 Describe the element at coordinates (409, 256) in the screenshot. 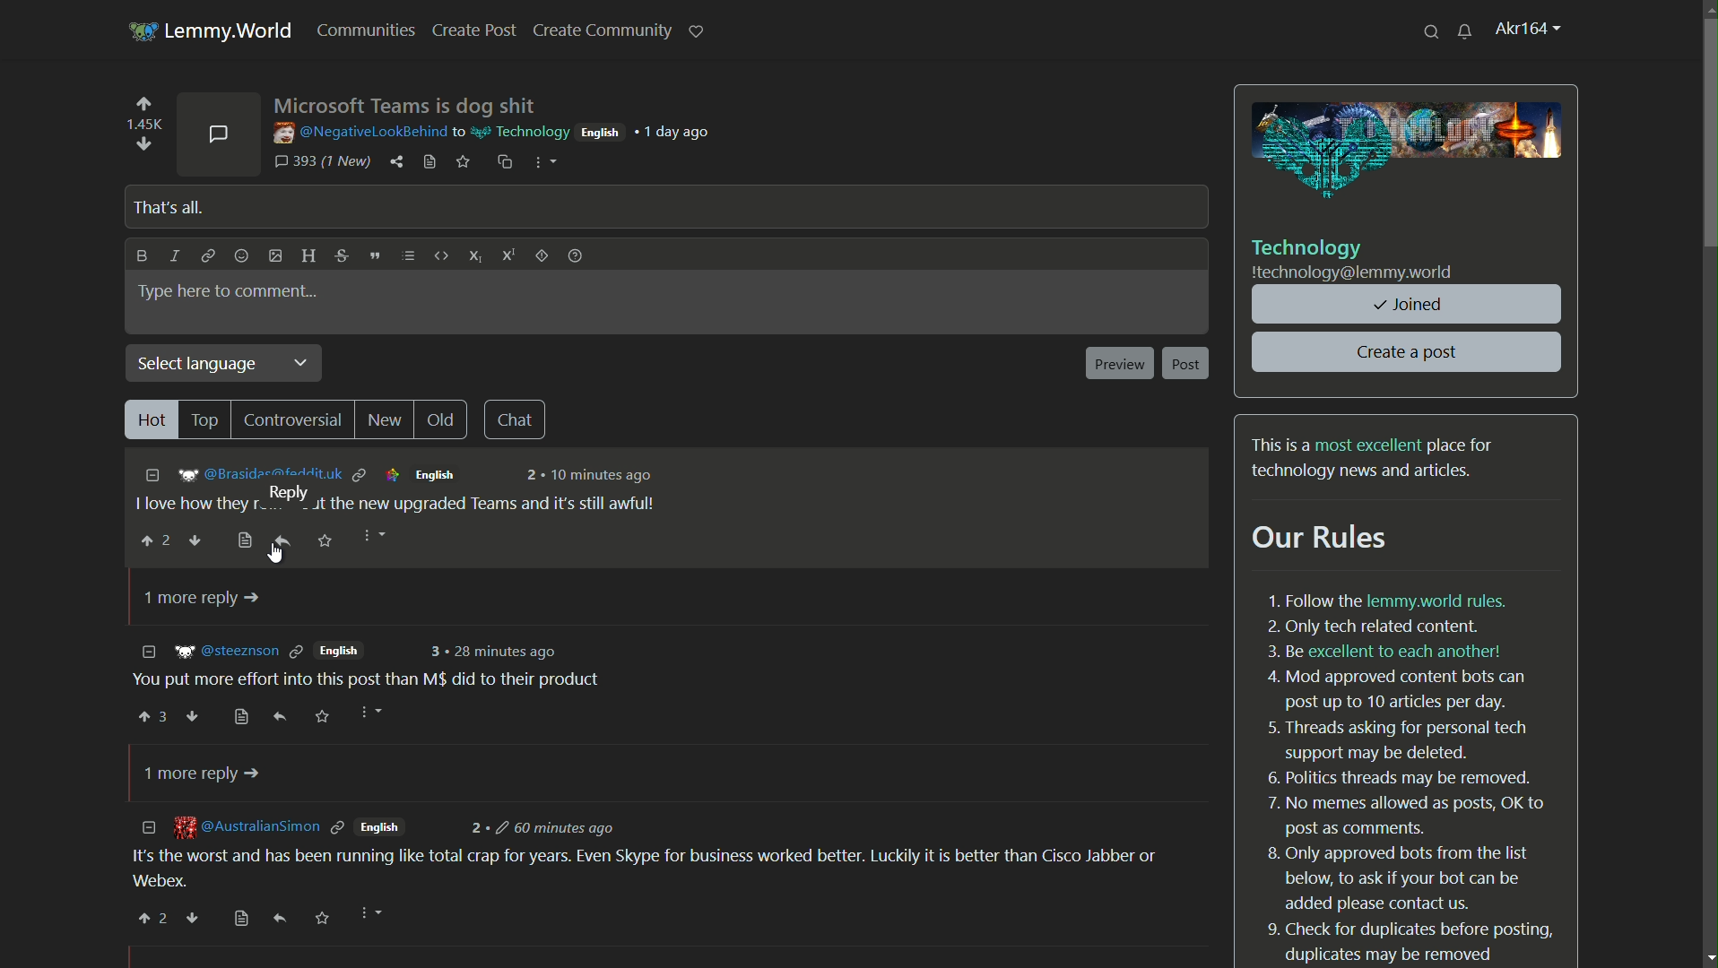

I see `list` at that location.